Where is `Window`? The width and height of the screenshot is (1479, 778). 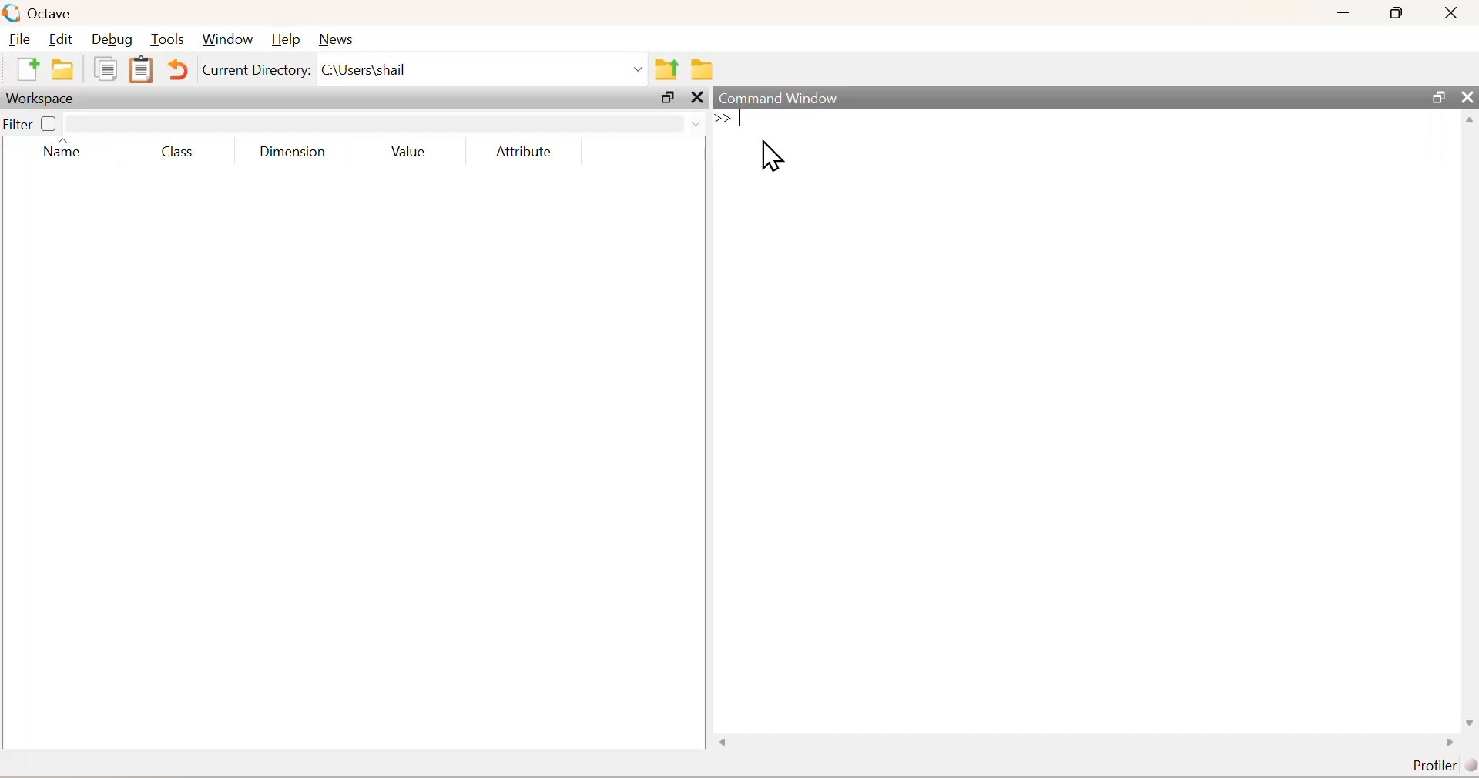
Window is located at coordinates (229, 39).